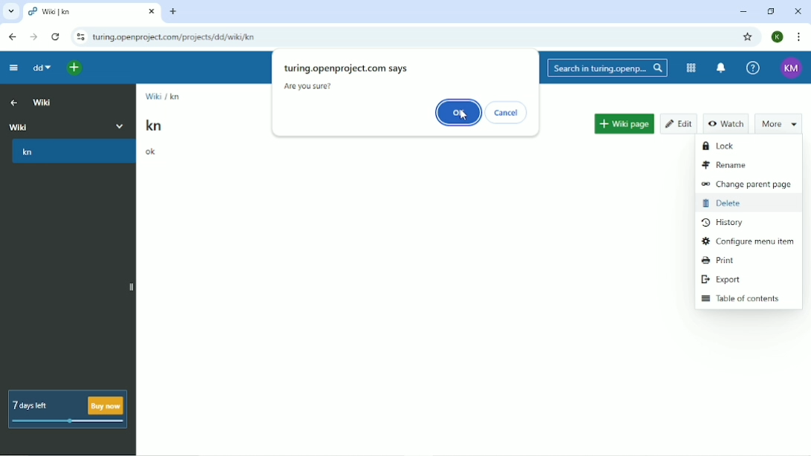 The height and width of the screenshot is (456, 811). Describe the element at coordinates (65, 424) in the screenshot. I see `meter` at that location.